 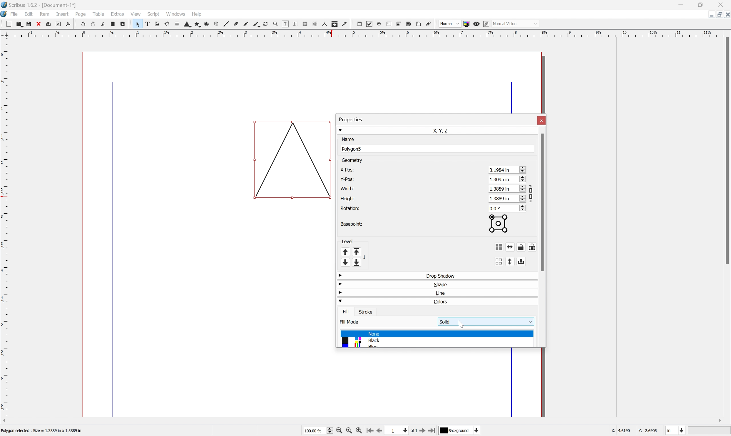 I want to click on Undo, so click(x=82, y=23).